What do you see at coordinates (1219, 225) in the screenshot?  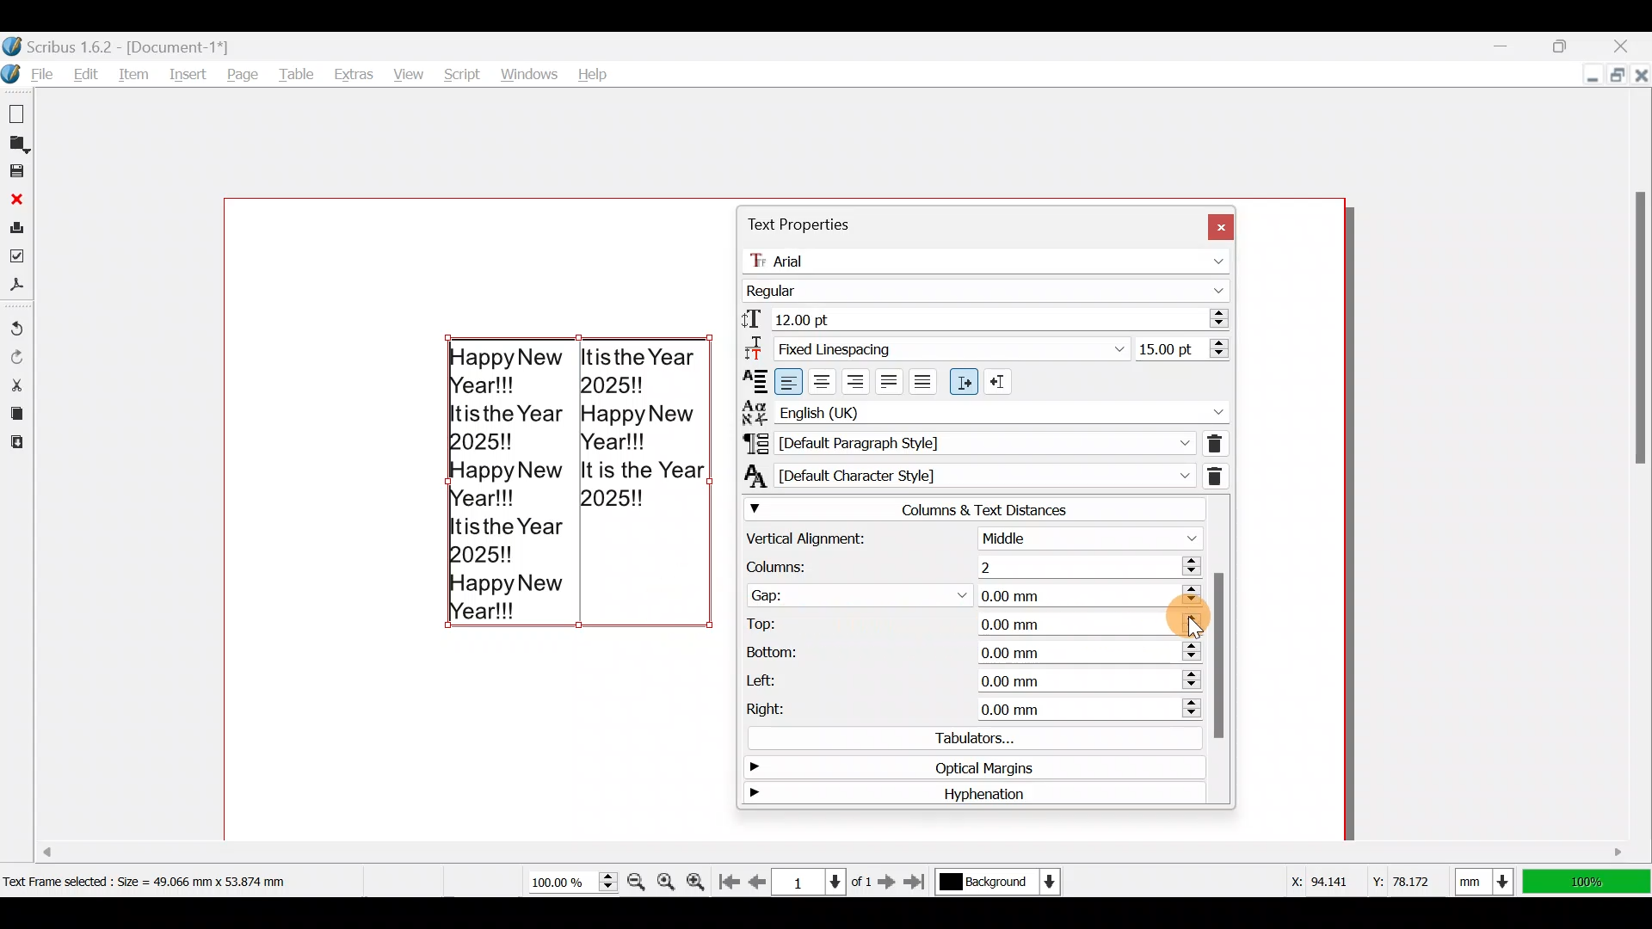 I see `Close` at bounding box center [1219, 225].